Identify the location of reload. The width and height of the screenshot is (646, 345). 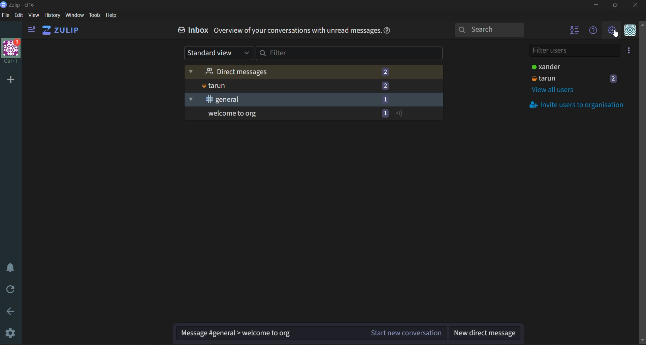
(12, 291).